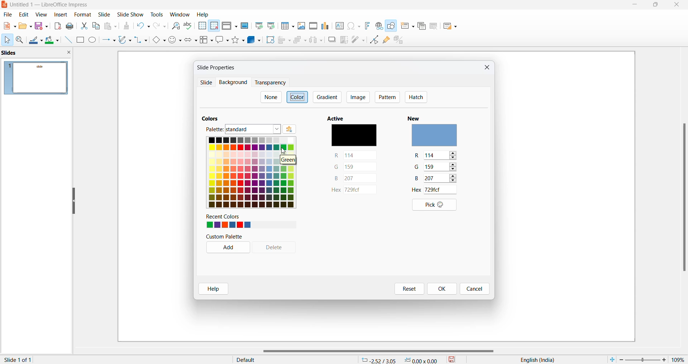 This screenshot has width=688, height=364. What do you see at coordinates (19, 360) in the screenshot?
I see `current slide and slide number` at bounding box center [19, 360].